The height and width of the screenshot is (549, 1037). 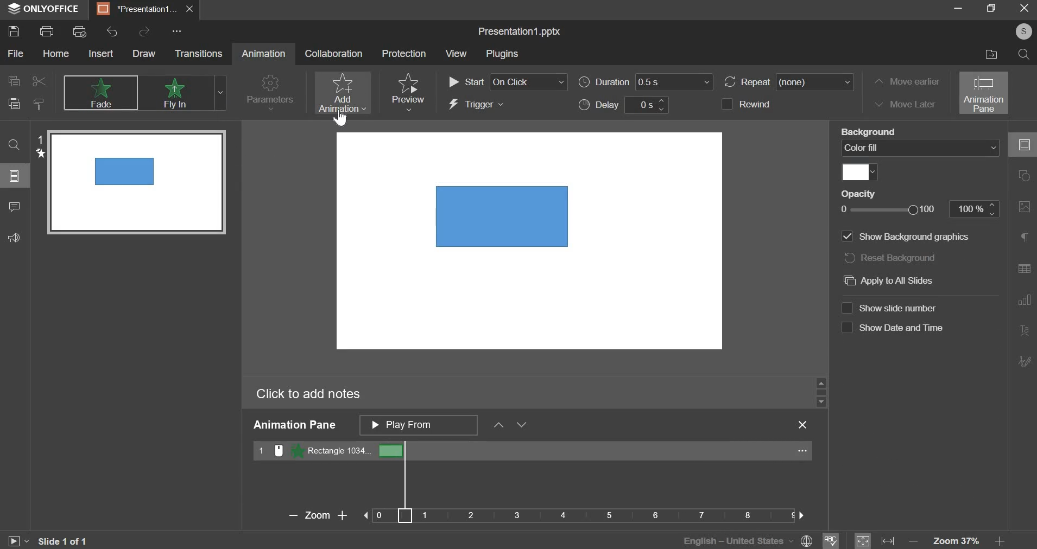 I want to click on parameters, so click(x=271, y=91).